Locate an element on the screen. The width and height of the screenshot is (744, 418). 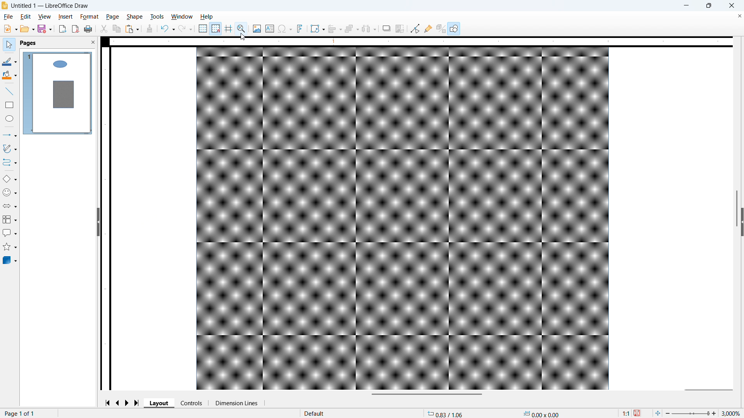
Basic shapes  is located at coordinates (9, 179).